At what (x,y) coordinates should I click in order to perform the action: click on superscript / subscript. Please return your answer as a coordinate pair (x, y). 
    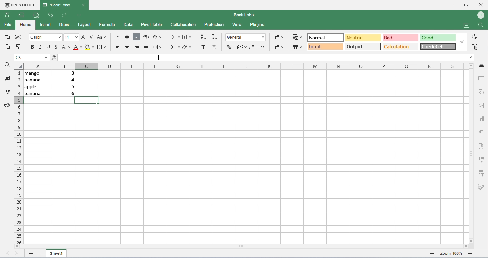
    Looking at the image, I should click on (66, 48).